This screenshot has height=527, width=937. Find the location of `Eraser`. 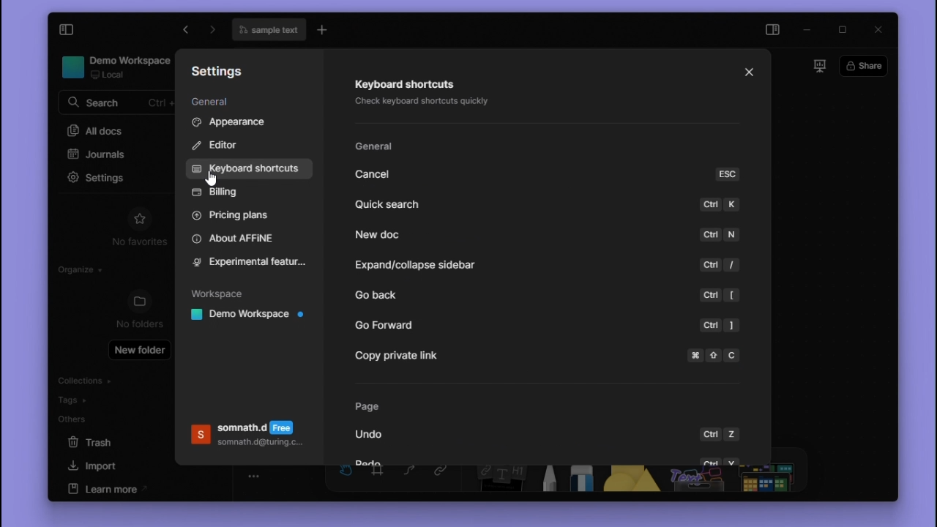

Eraser is located at coordinates (581, 480).